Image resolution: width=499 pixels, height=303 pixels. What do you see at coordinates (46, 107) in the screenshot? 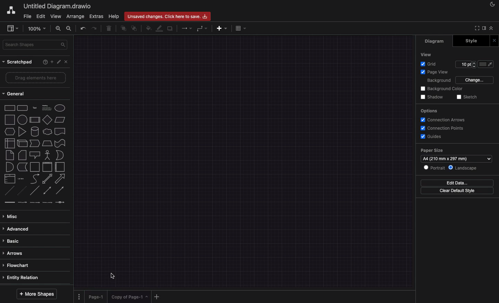
I see `text` at bounding box center [46, 107].